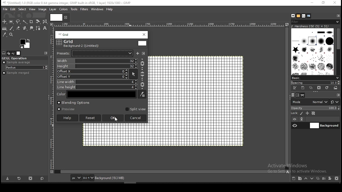  Describe the element at coordinates (110, 10) in the screenshot. I see `help` at that location.